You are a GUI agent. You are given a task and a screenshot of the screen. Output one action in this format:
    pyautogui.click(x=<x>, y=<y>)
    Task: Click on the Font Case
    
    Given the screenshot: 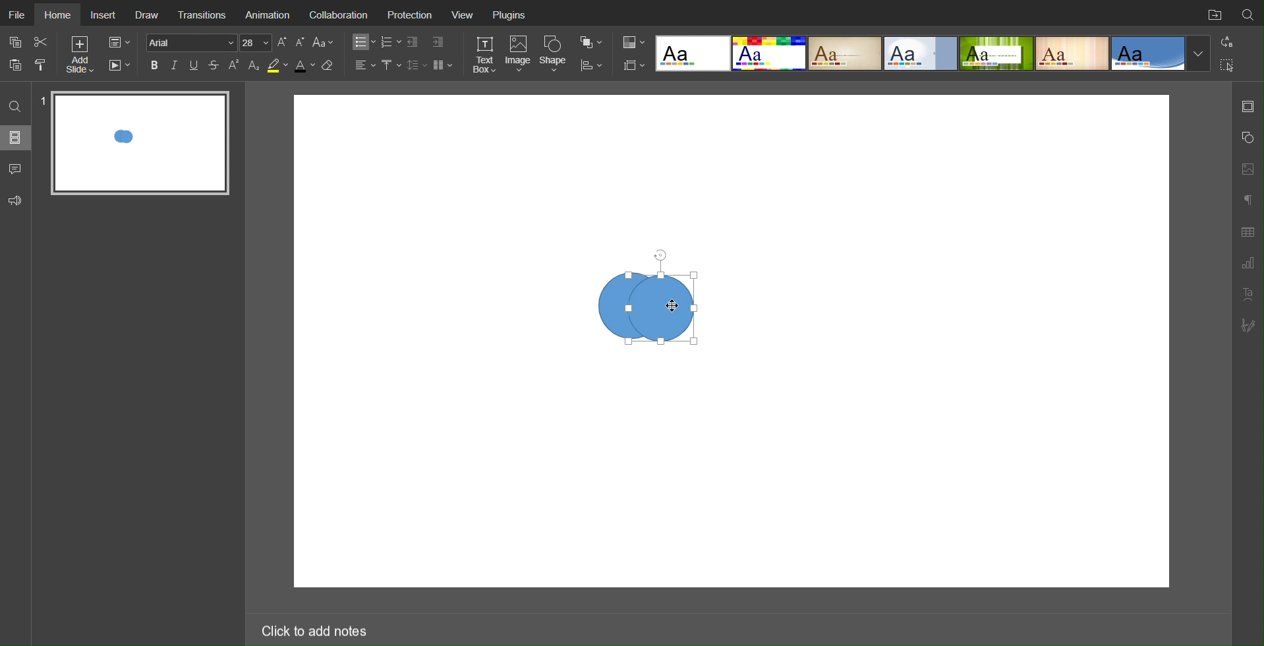 What is the action you would take?
    pyautogui.click(x=324, y=42)
    